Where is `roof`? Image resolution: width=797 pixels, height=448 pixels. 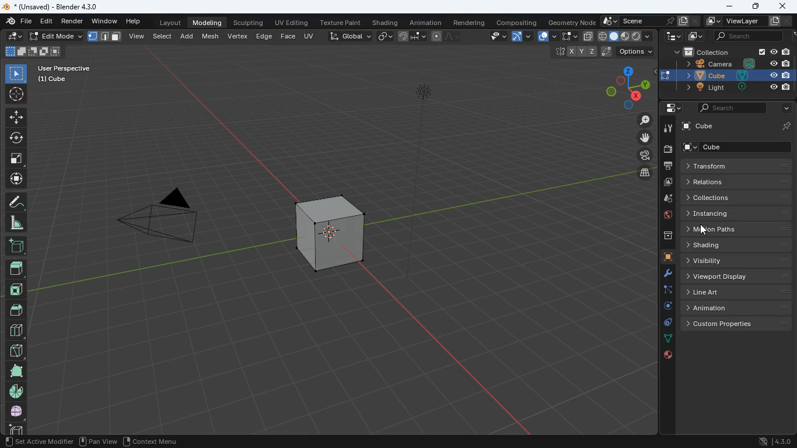
roof is located at coordinates (18, 310).